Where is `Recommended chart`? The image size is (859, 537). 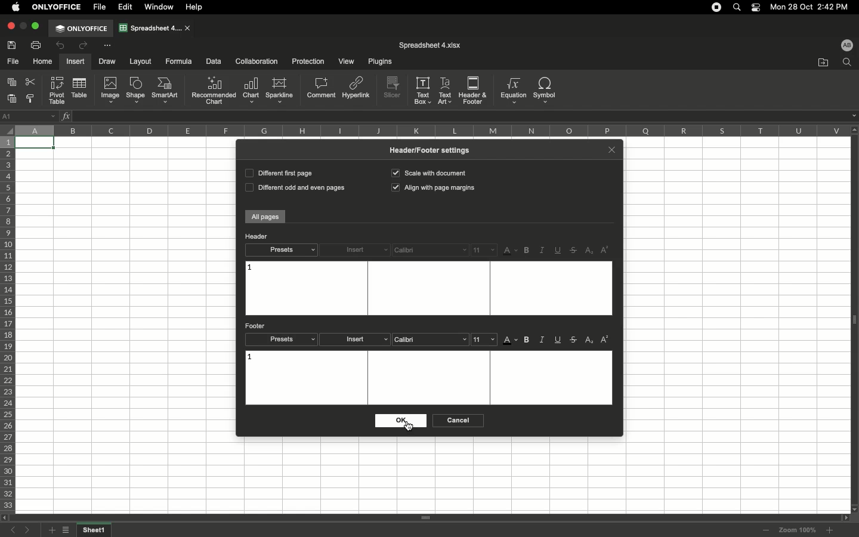 Recommended chart is located at coordinates (214, 90).